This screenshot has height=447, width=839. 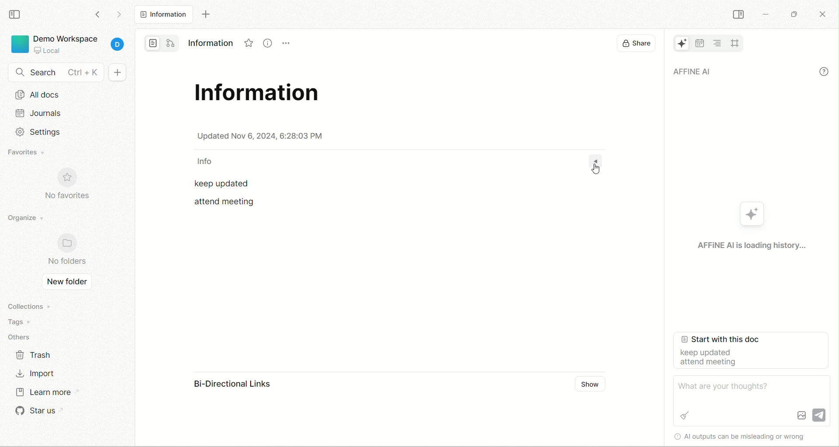 What do you see at coordinates (68, 115) in the screenshot?
I see `journal` at bounding box center [68, 115].